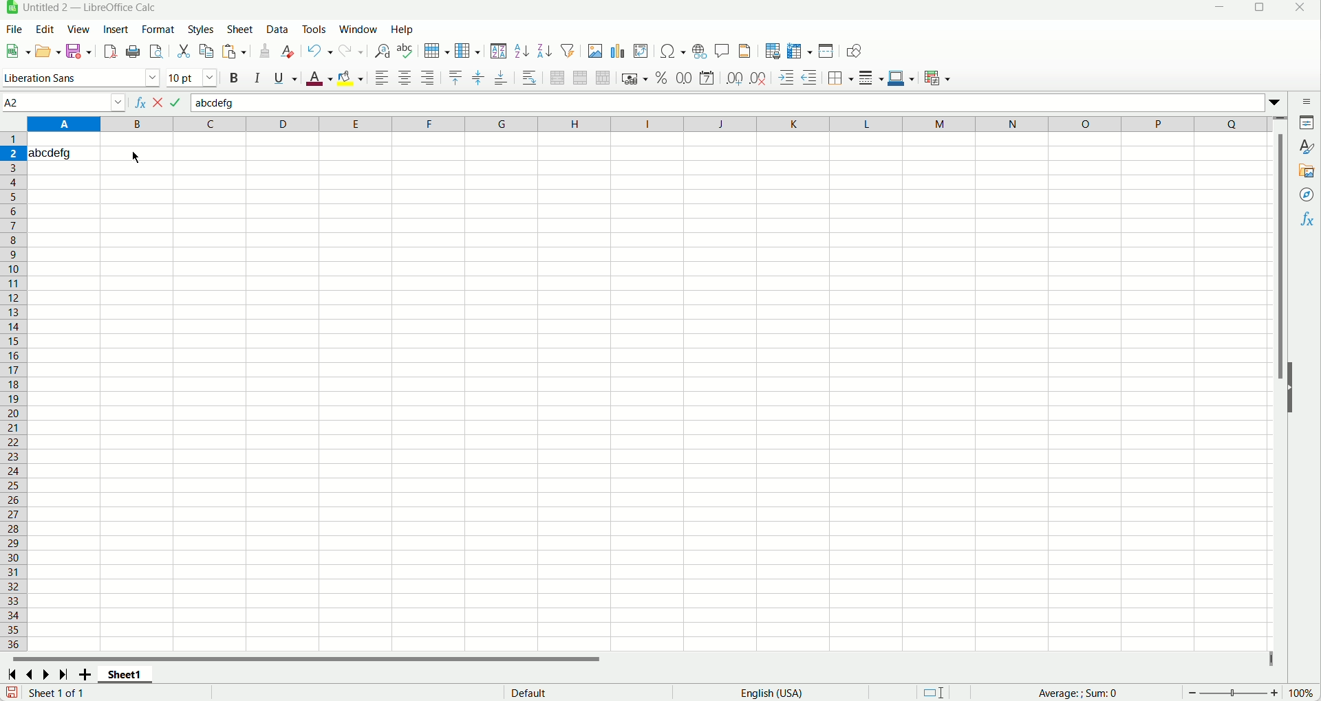  I want to click on sort, so click(500, 52).